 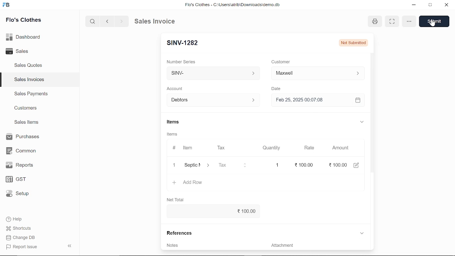 What do you see at coordinates (159, 22) in the screenshot?
I see ` Sales Invoice` at bounding box center [159, 22].